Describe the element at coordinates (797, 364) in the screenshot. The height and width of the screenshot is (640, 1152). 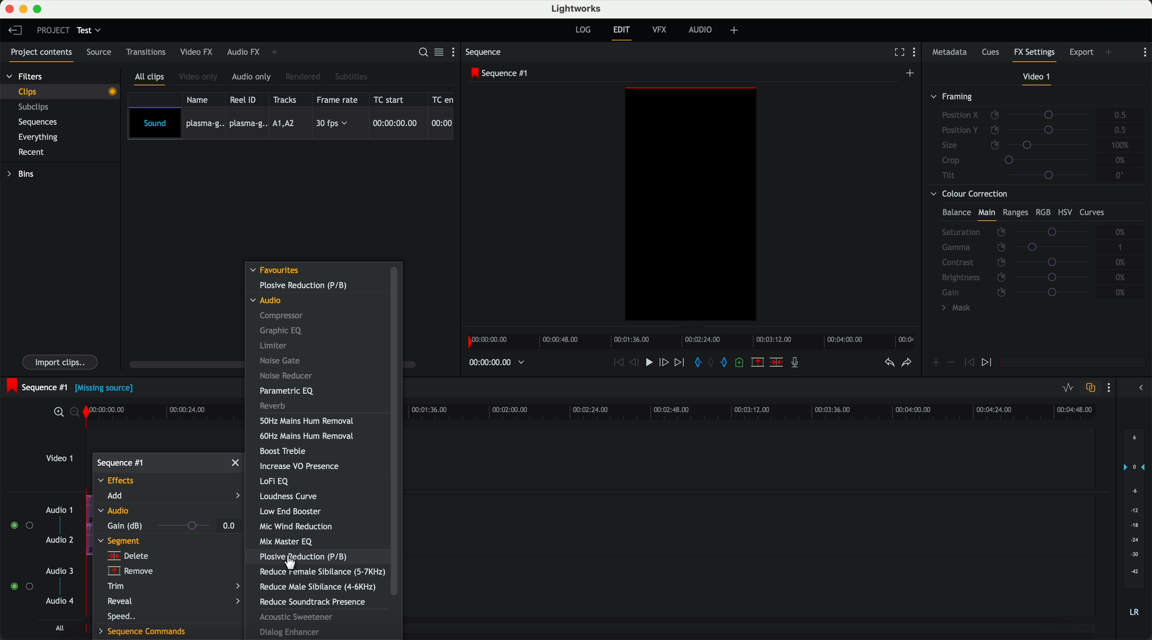
I see `record a voice over` at that location.